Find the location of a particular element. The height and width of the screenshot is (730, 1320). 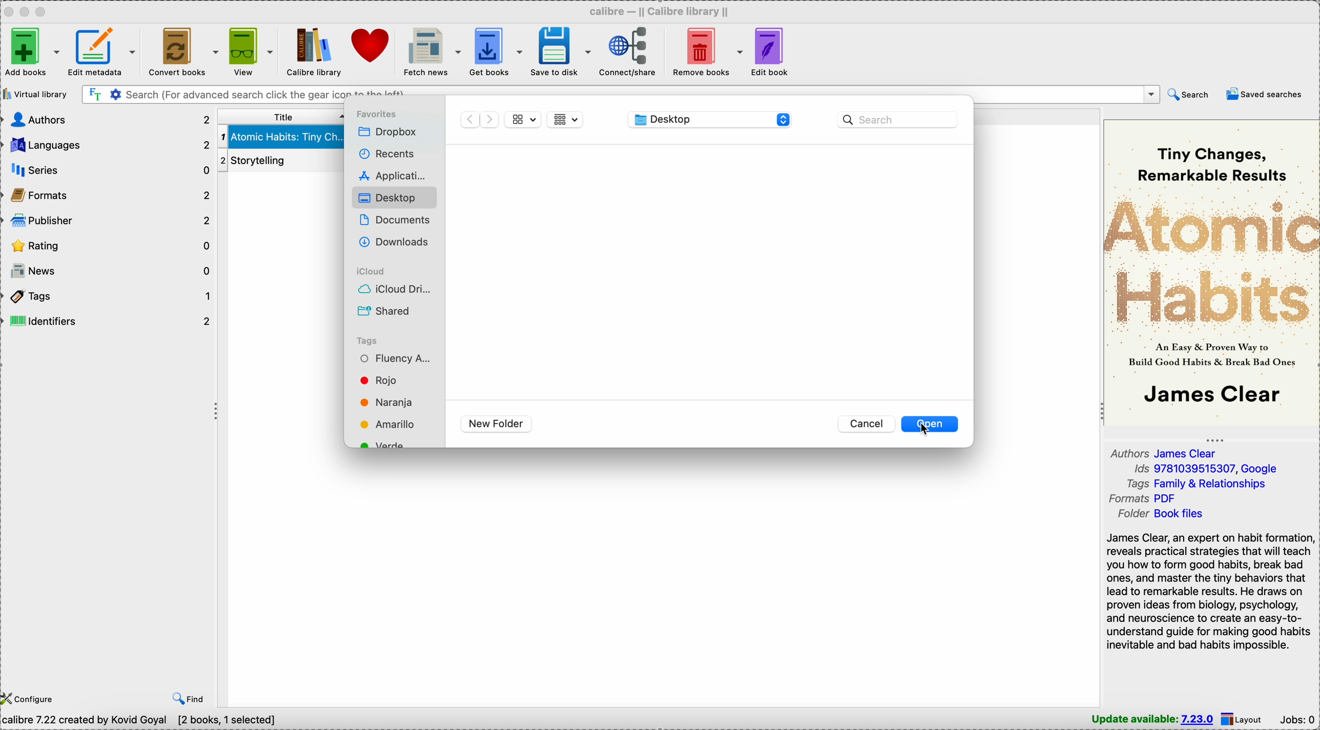

iCloud is located at coordinates (373, 272).